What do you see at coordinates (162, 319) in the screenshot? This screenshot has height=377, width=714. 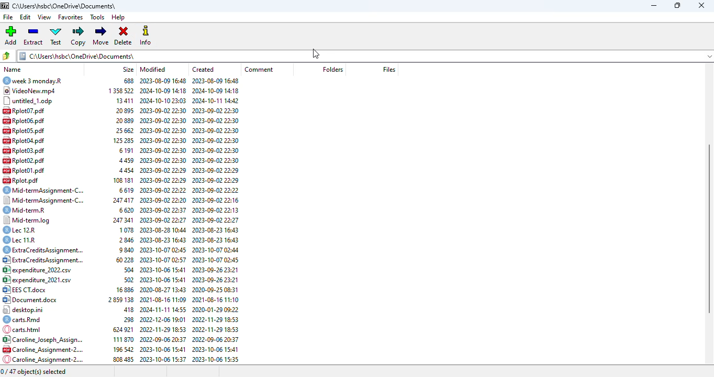 I see `2022-12-06 19:01` at bounding box center [162, 319].